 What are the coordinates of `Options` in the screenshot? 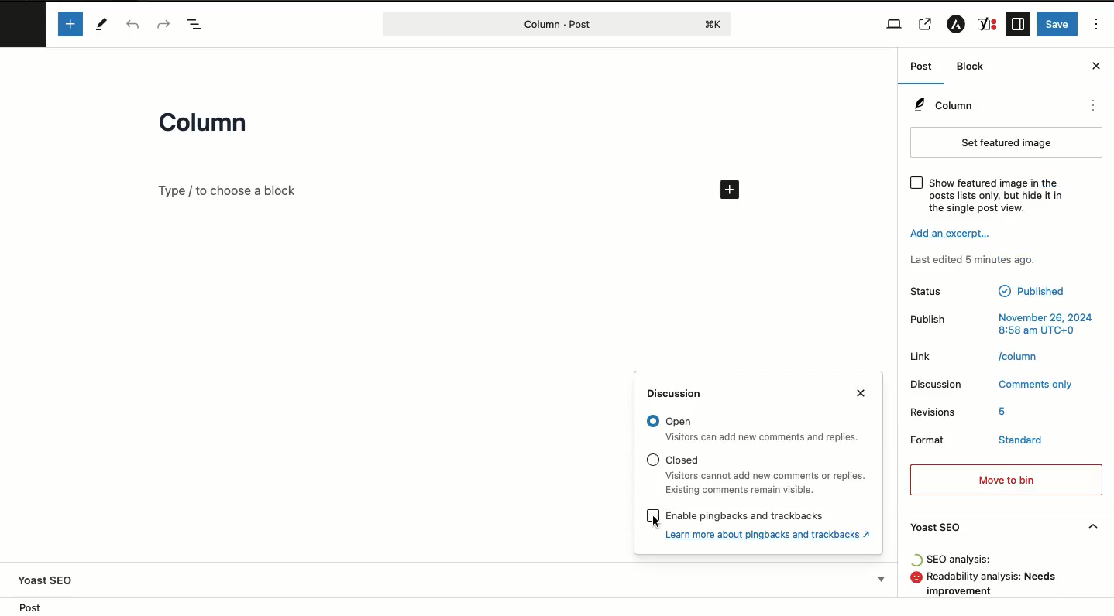 It's located at (1099, 25).